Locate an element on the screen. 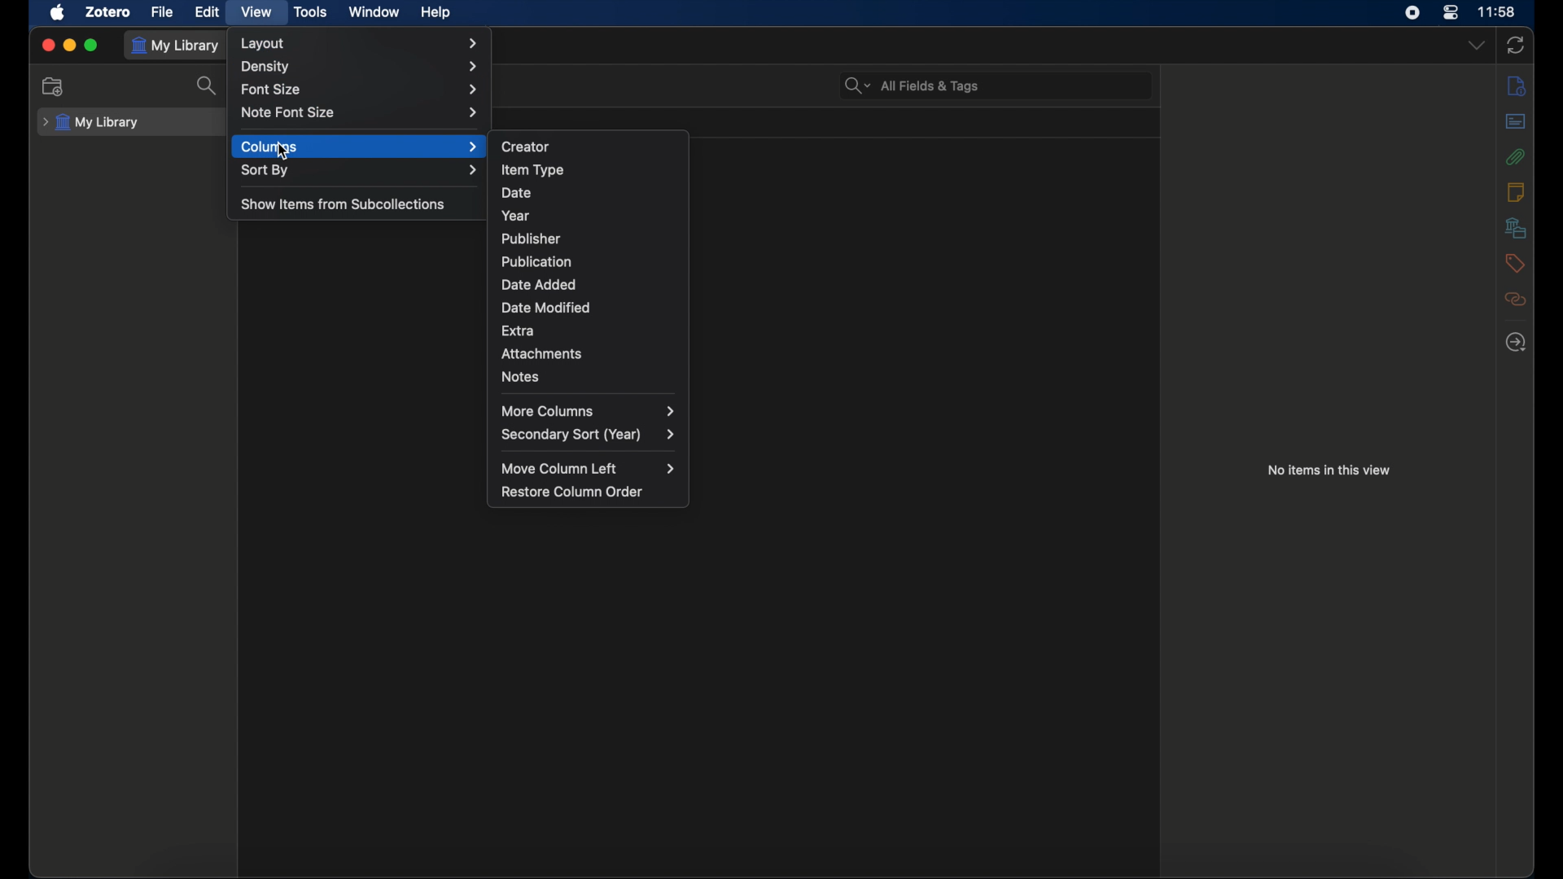  date is located at coordinates (514, 193).